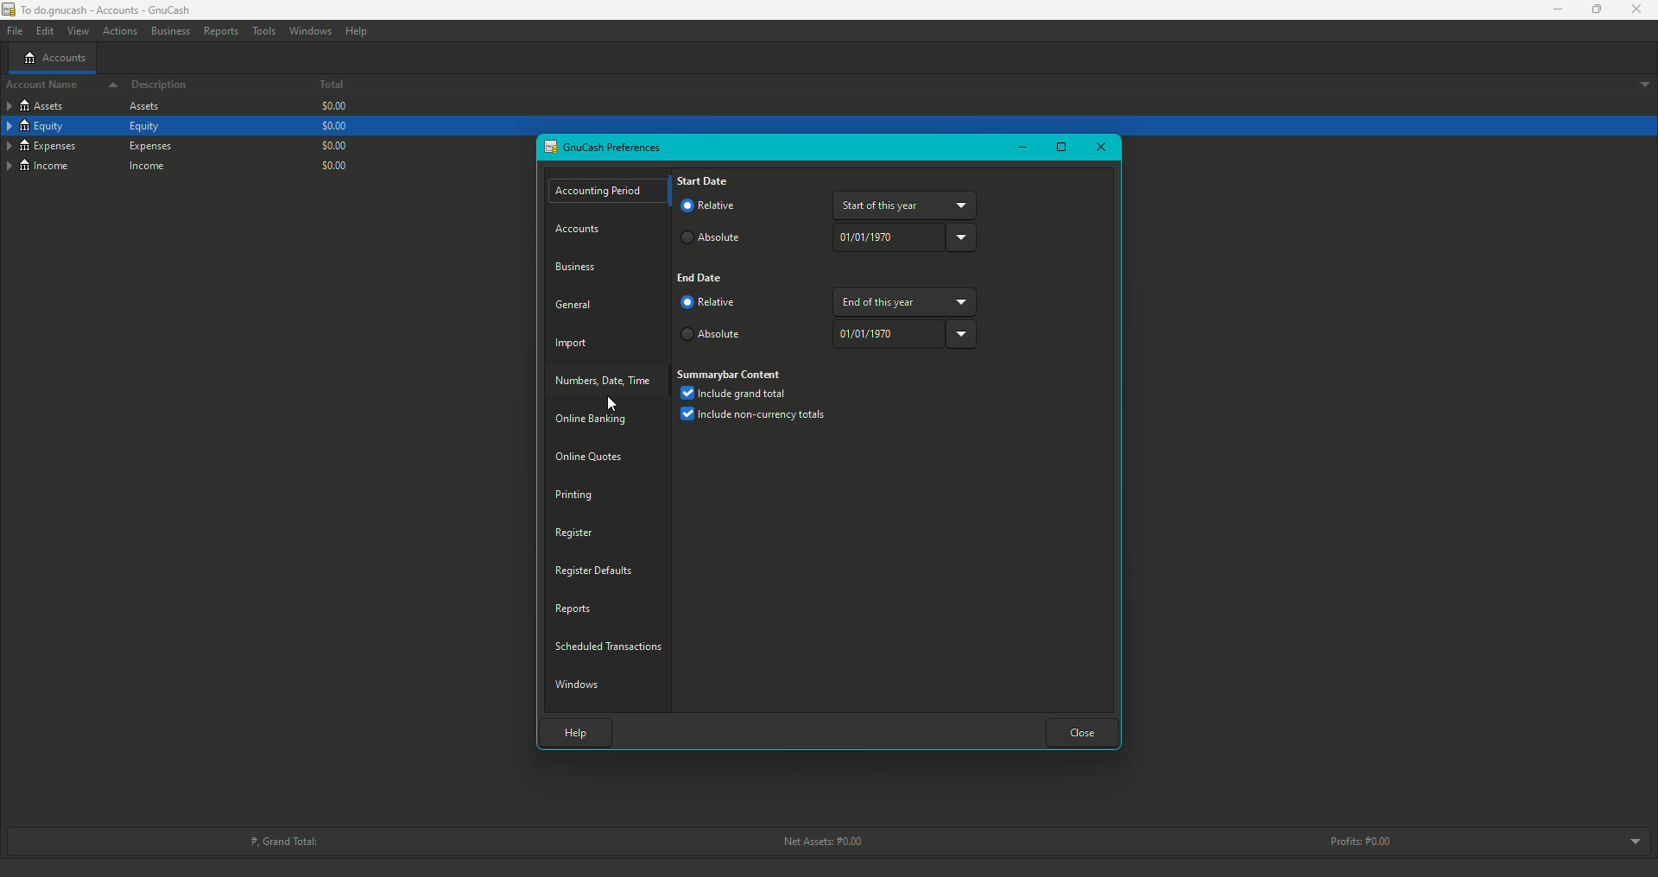 This screenshot has width=1658, height=877. What do you see at coordinates (595, 457) in the screenshot?
I see `Online Quotes` at bounding box center [595, 457].